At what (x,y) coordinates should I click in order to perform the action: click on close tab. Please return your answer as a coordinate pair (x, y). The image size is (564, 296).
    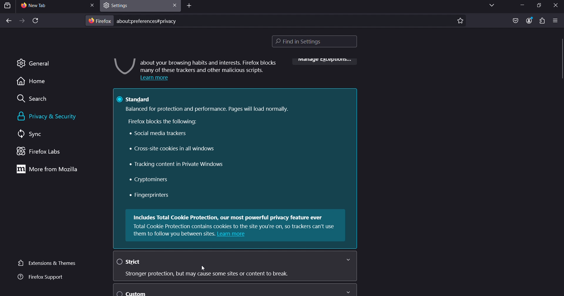
    Looking at the image, I should click on (173, 5).